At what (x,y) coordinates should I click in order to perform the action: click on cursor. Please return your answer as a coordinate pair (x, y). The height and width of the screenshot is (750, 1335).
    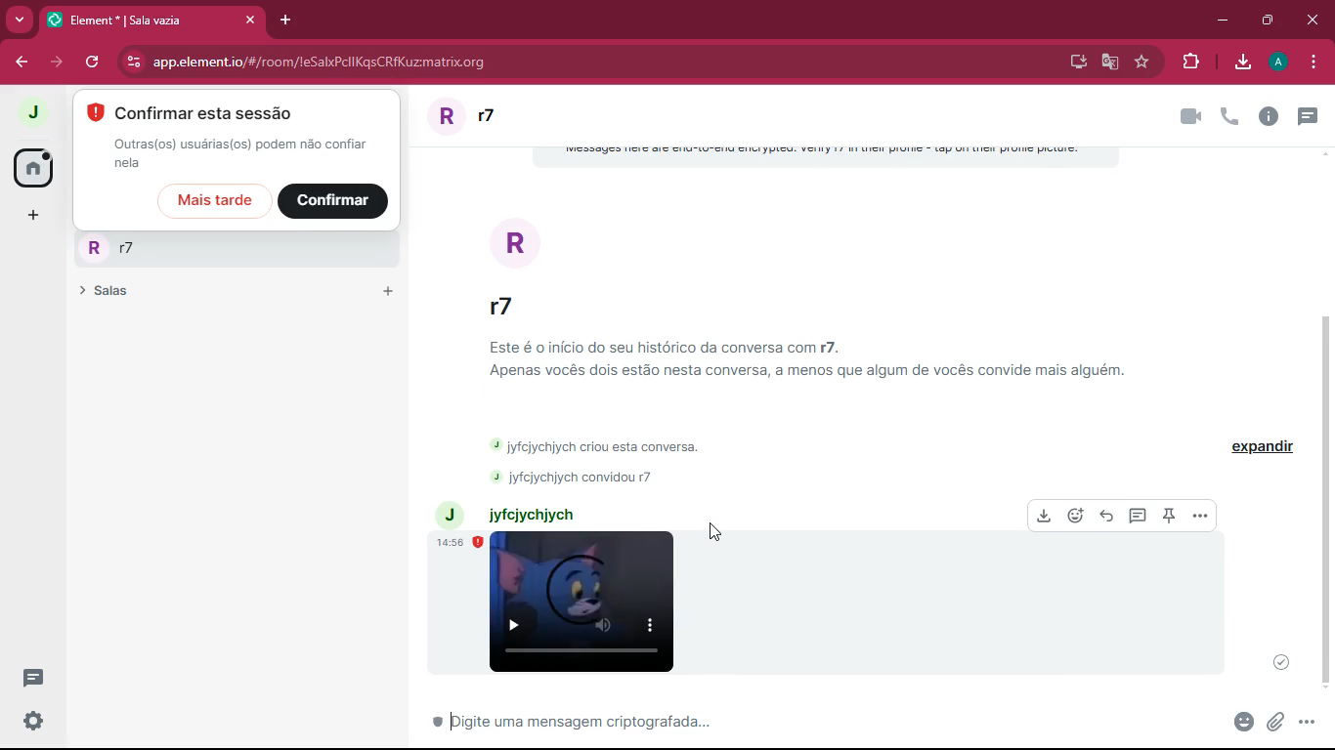
    Looking at the image, I should click on (715, 532).